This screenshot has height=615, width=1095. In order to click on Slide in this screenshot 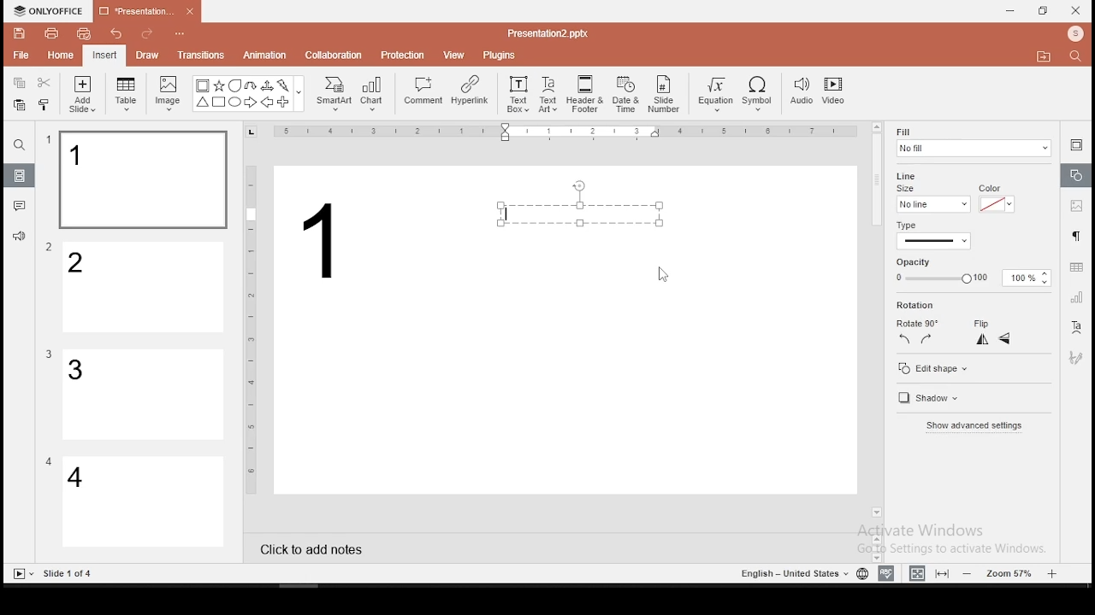, I will do `click(20, 574)`.